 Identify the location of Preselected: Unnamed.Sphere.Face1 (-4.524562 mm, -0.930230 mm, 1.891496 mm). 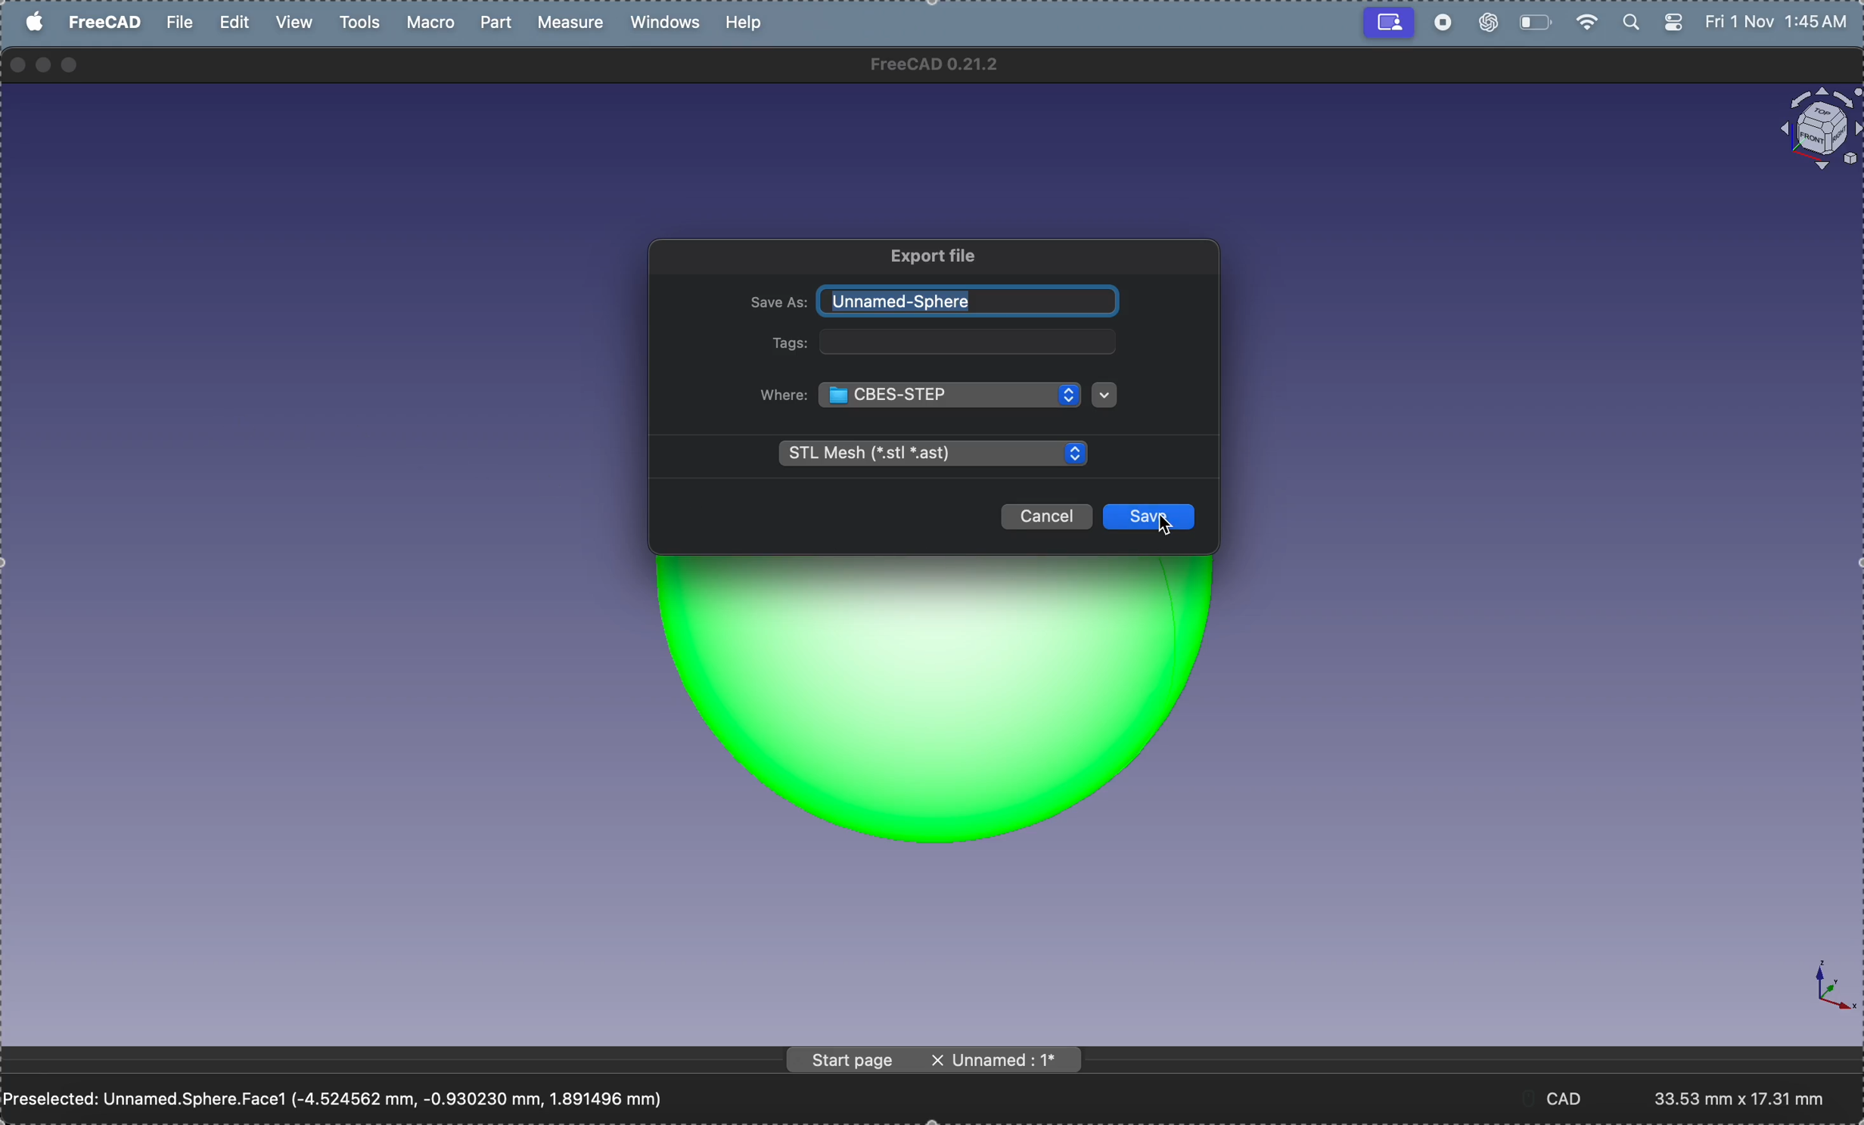
(348, 1096).